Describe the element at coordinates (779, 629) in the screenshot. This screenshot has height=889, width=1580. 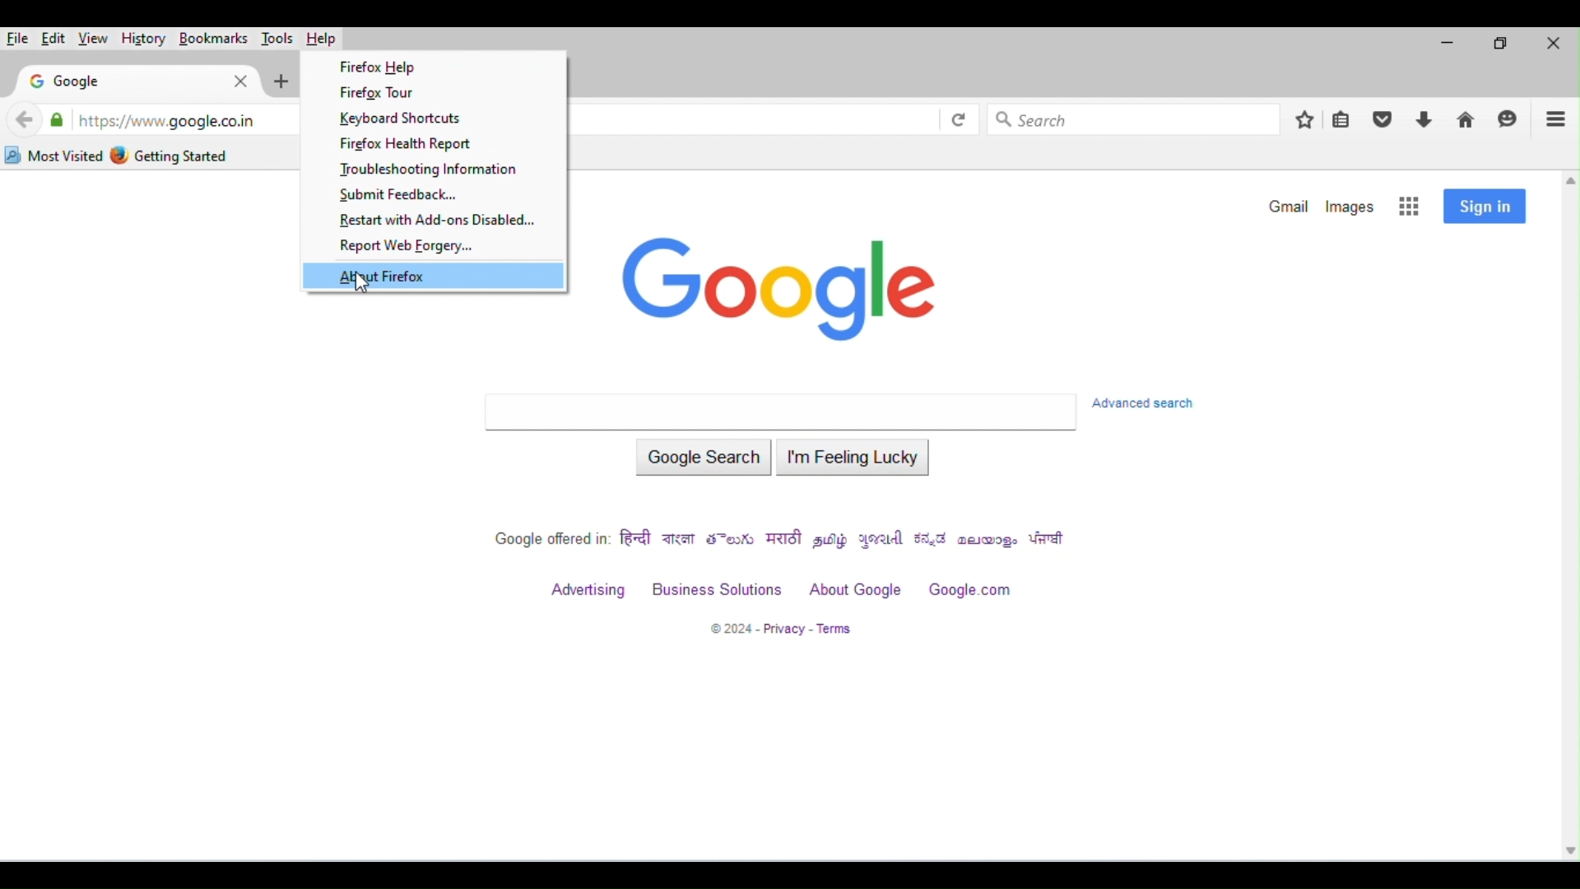
I see `2024-privacy terms` at that location.